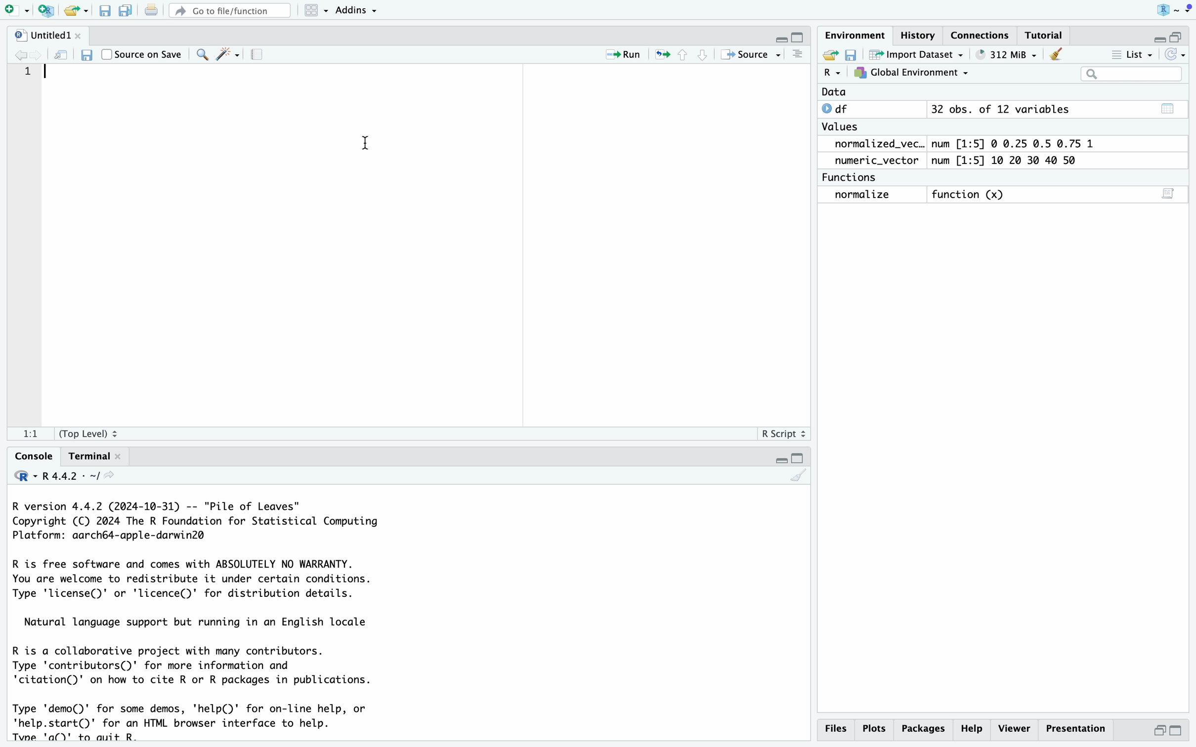  Describe the element at coordinates (99, 431) in the screenshot. I see `(Top Level) 2` at that location.